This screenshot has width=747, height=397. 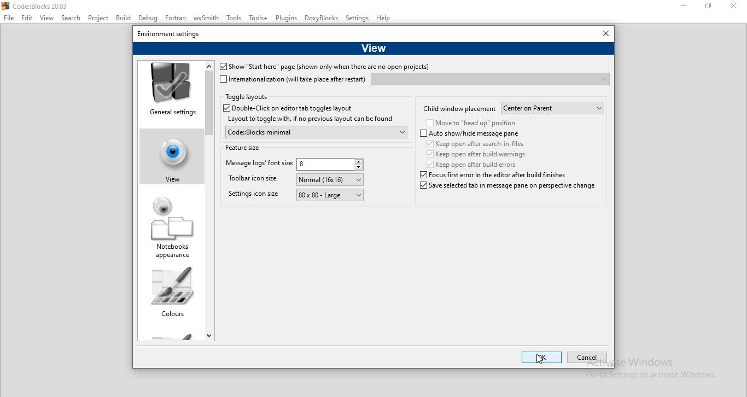 What do you see at coordinates (330, 196) in the screenshot?
I see `80x80 large` at bounding box center [330, 196].